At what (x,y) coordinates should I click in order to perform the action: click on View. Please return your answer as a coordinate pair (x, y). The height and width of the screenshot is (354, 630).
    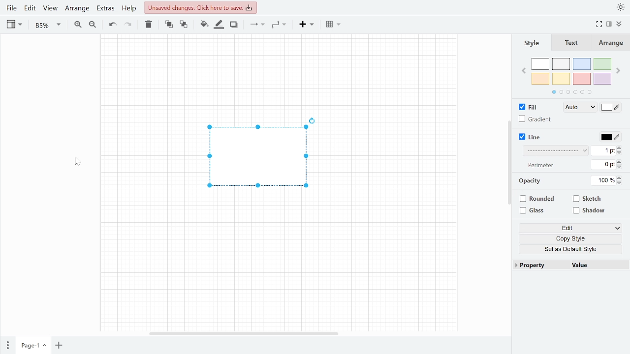
    Looking at the image, I should click on (50, 10).